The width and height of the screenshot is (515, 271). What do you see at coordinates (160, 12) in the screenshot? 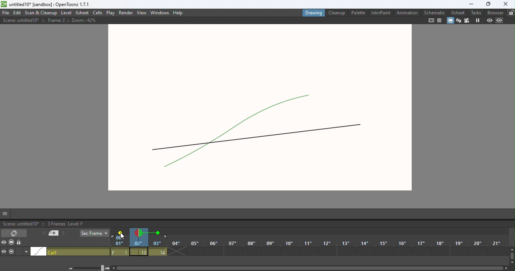
I see `Windows` at bounding box center [160, 12].